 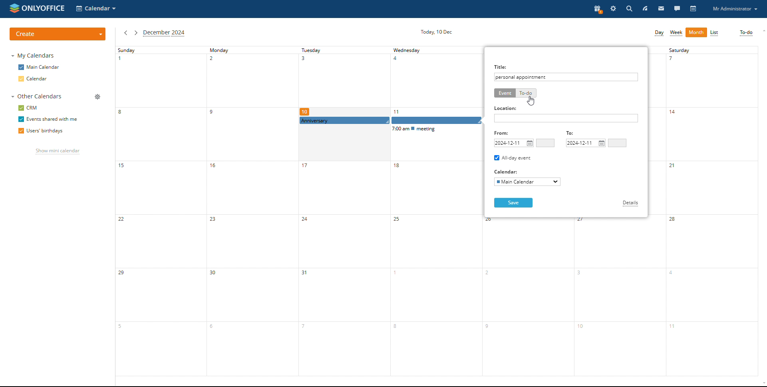 What do you see at coordinates (677, 9) in the screenshot?
I see `talk` at bounding box center [677, 9].